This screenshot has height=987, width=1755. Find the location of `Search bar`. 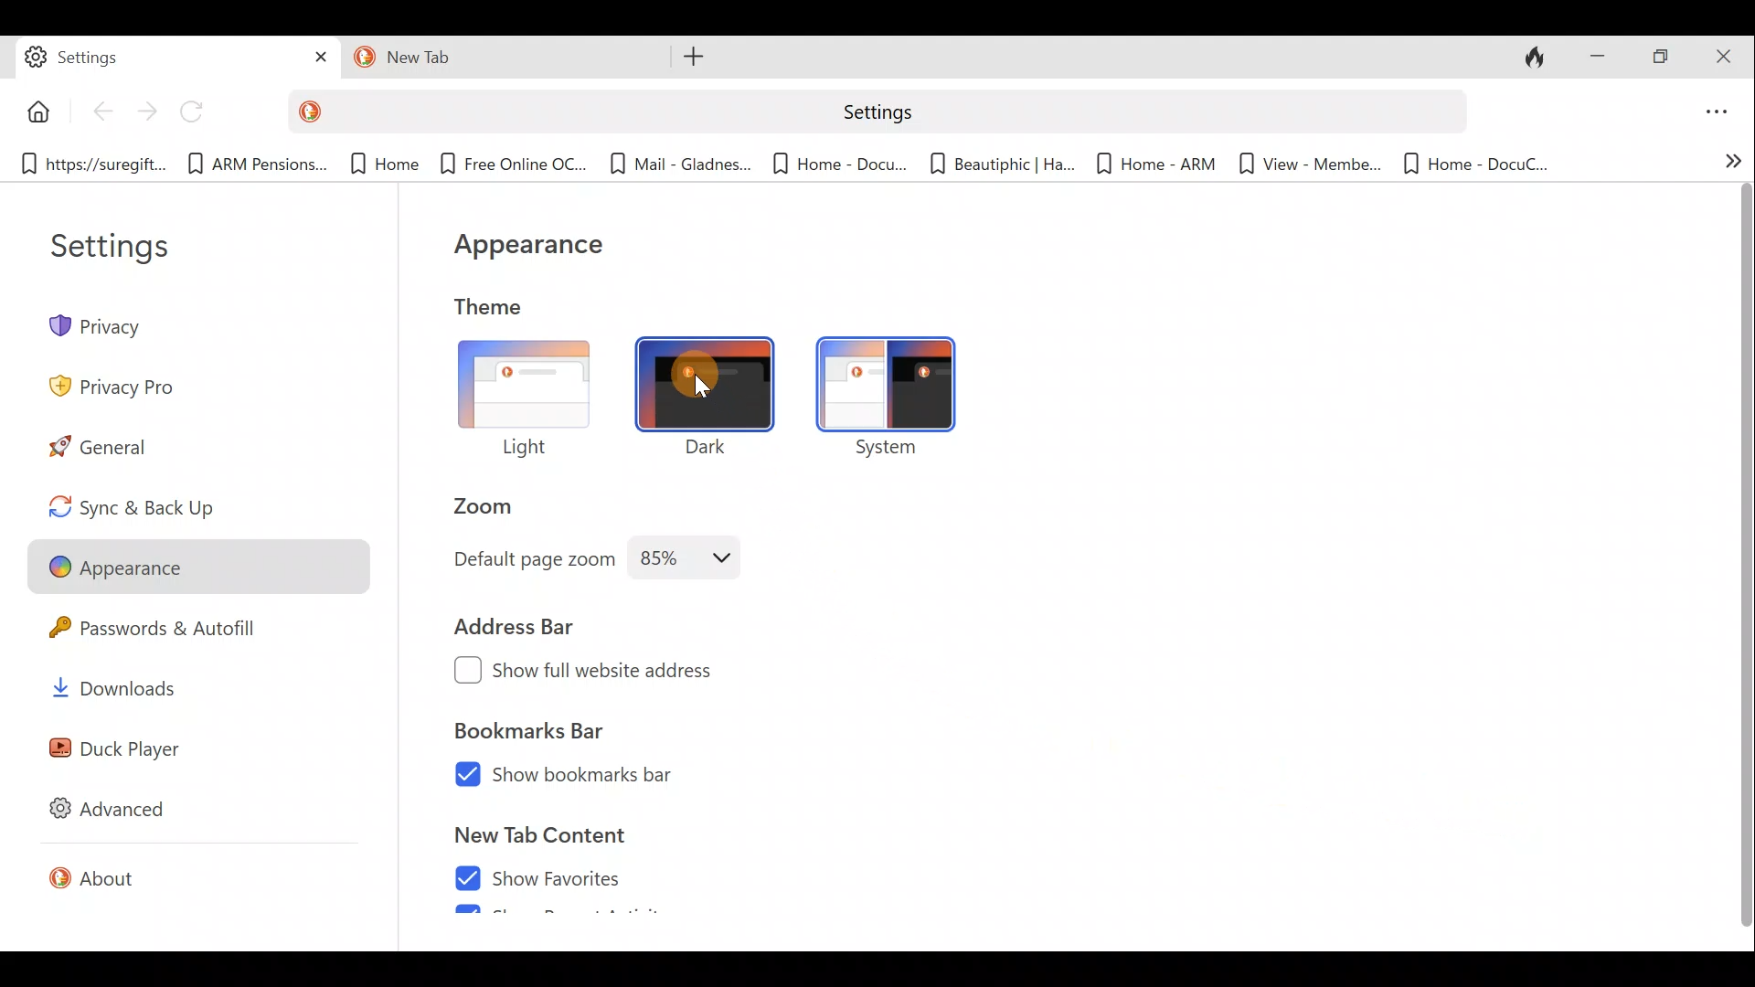

Search bar is located at coordinates (924, 112).